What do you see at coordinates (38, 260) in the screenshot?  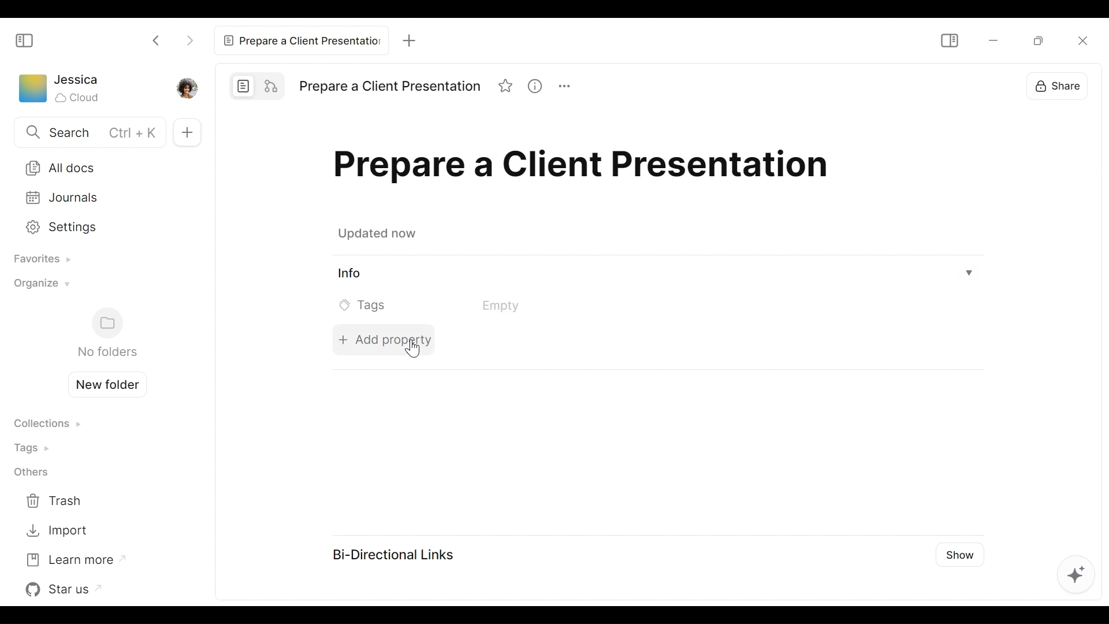 I see `Favorites` at bounding box center [38, 260].